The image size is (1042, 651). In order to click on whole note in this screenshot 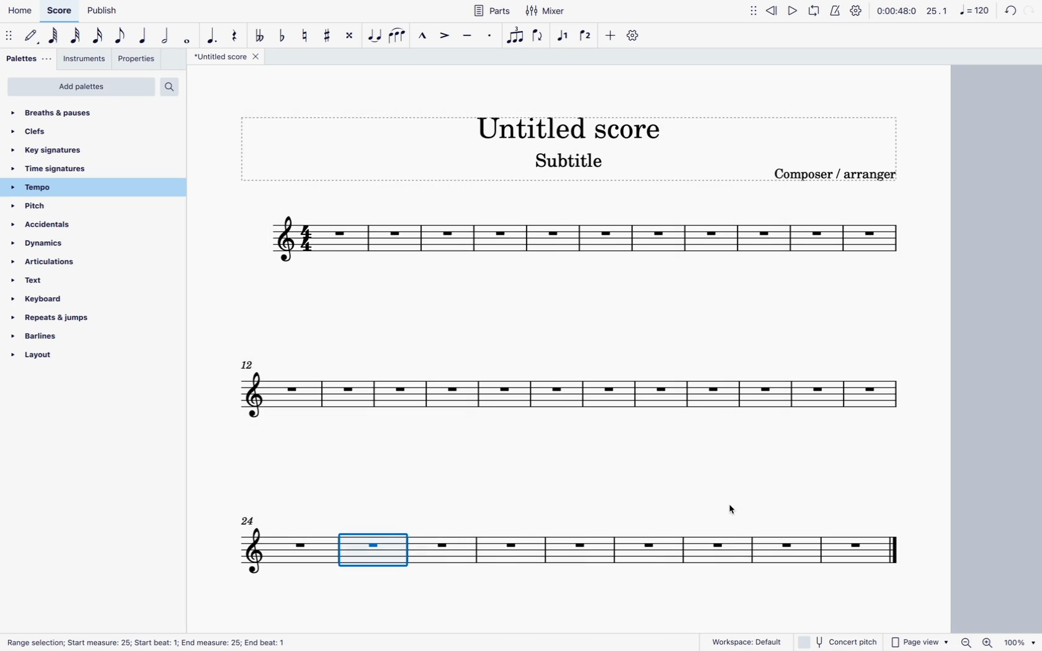, I will do `click(186, 37)`.